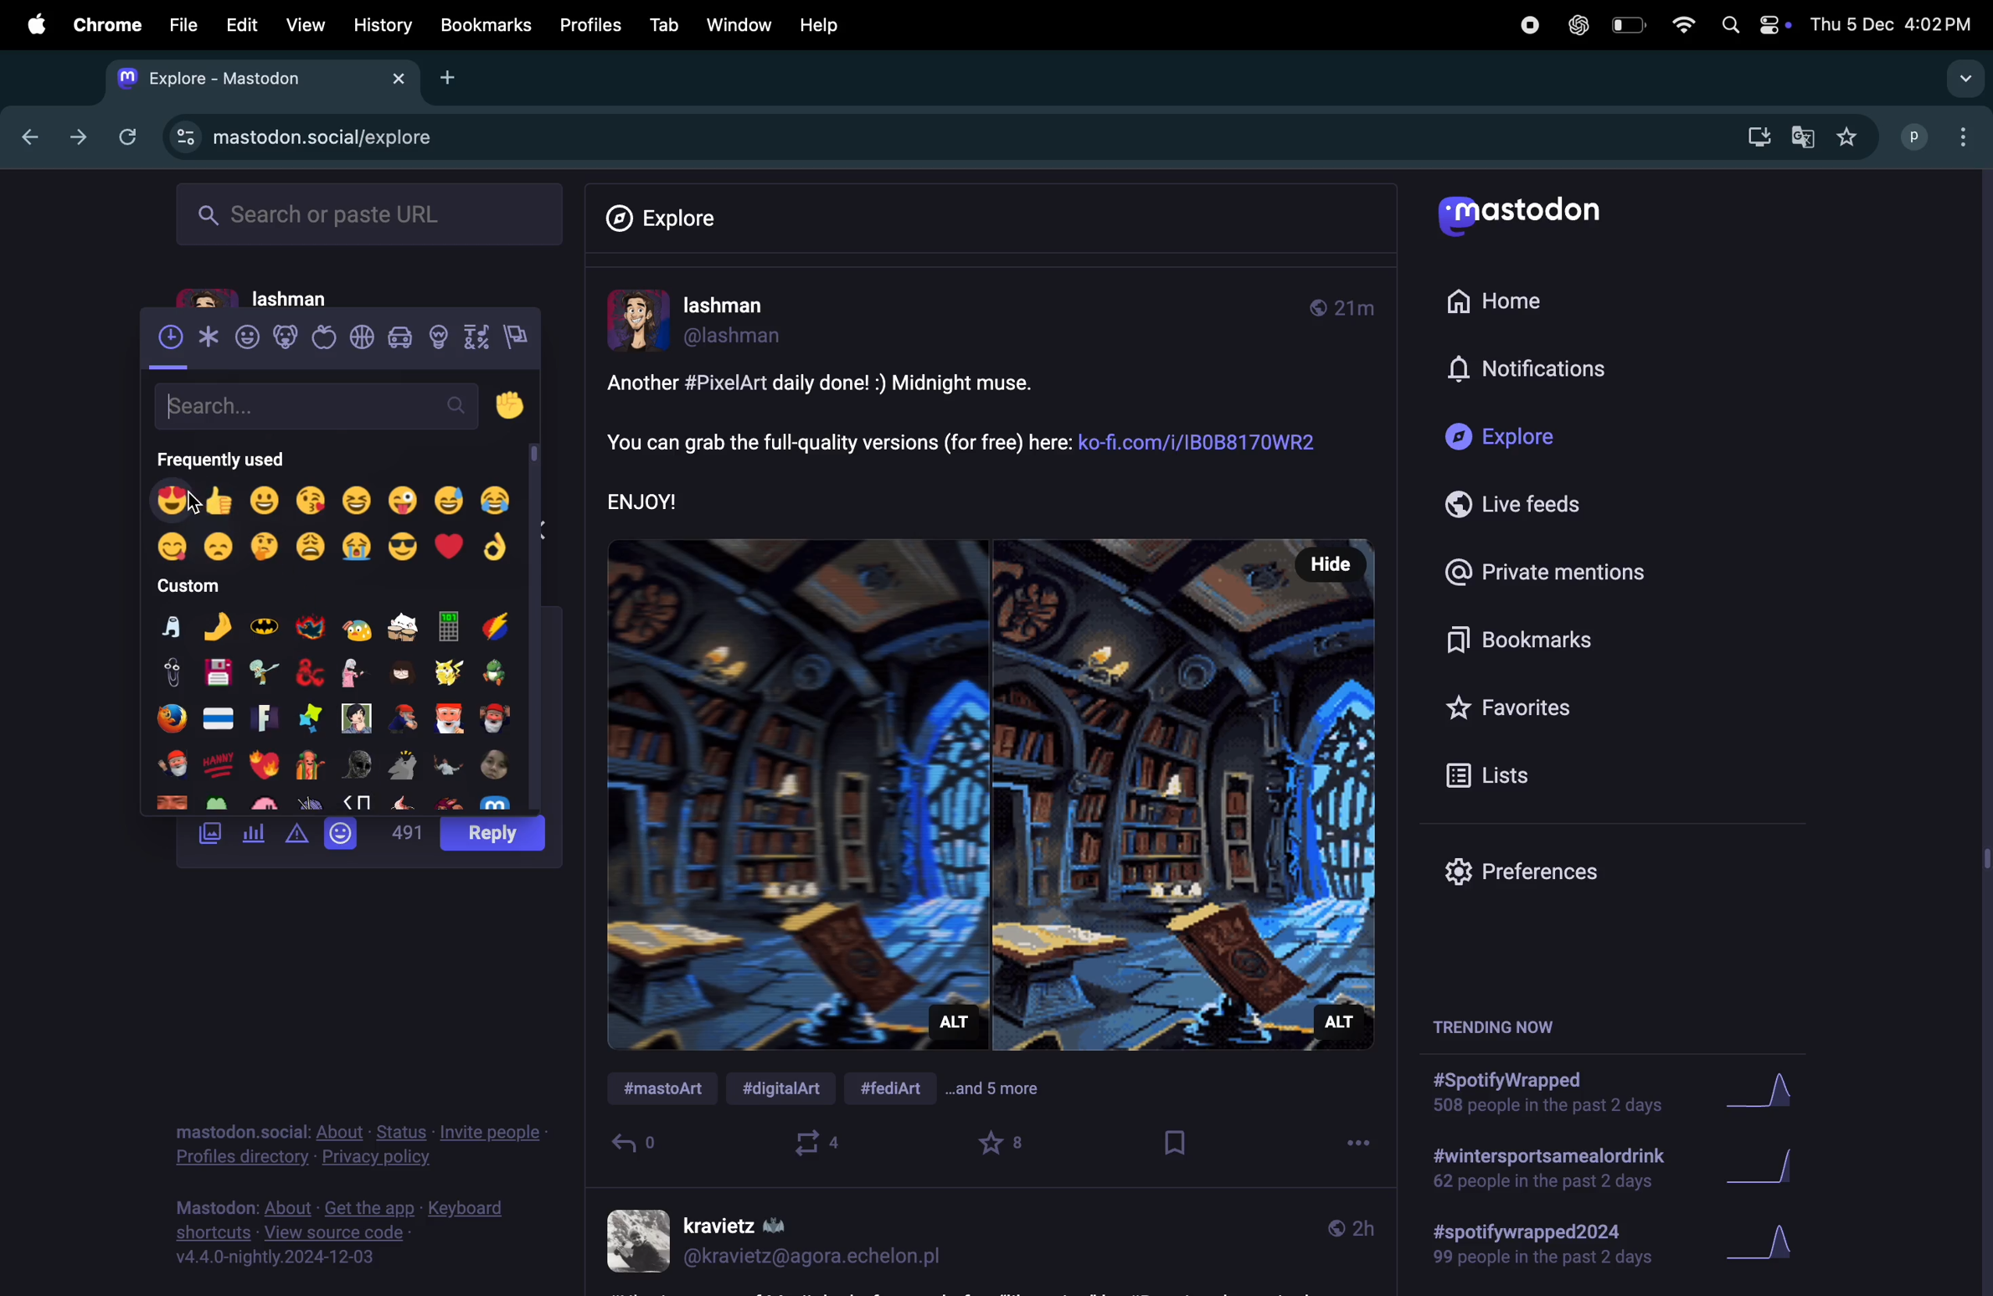 This screenshot has width=1993, height=1296. What do you see at coordinates (662, 213) in the screenshot?
I see `Explore` at bounding box center [662, 213].